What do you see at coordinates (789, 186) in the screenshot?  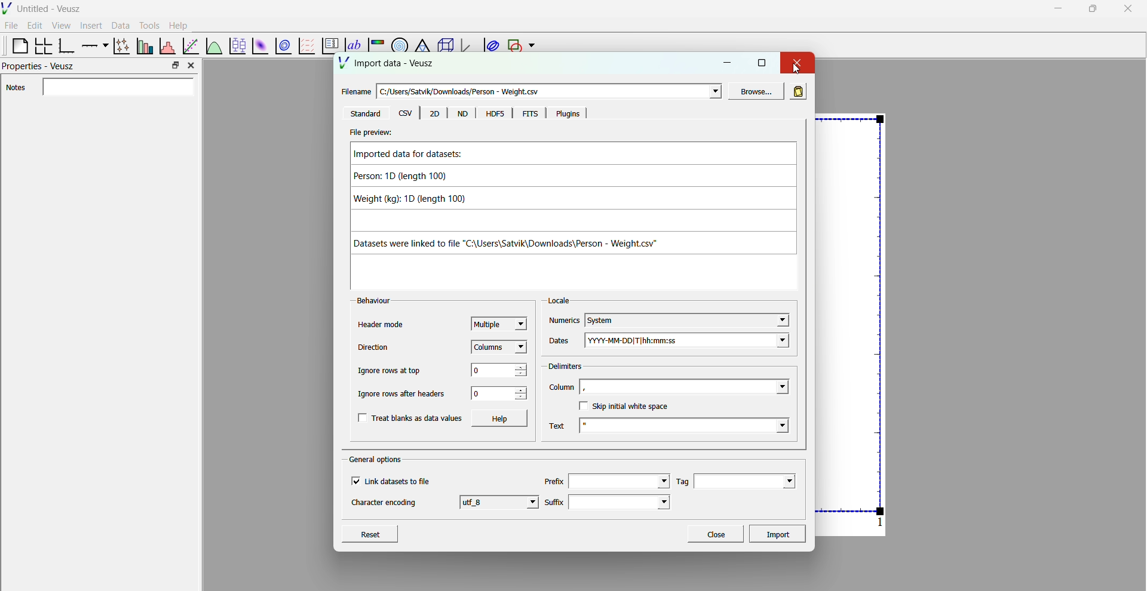 I see `Scroll bar` at bounding box center [789, 186].